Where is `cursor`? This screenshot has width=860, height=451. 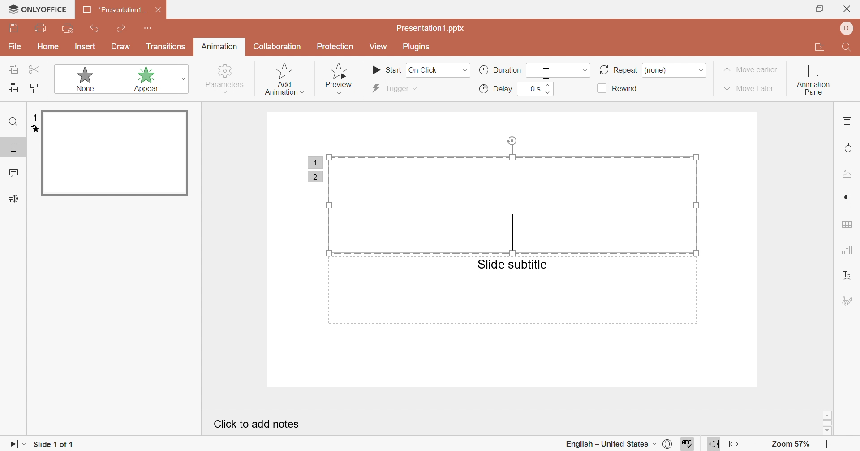
cursor is located at coordinates (547, 73).